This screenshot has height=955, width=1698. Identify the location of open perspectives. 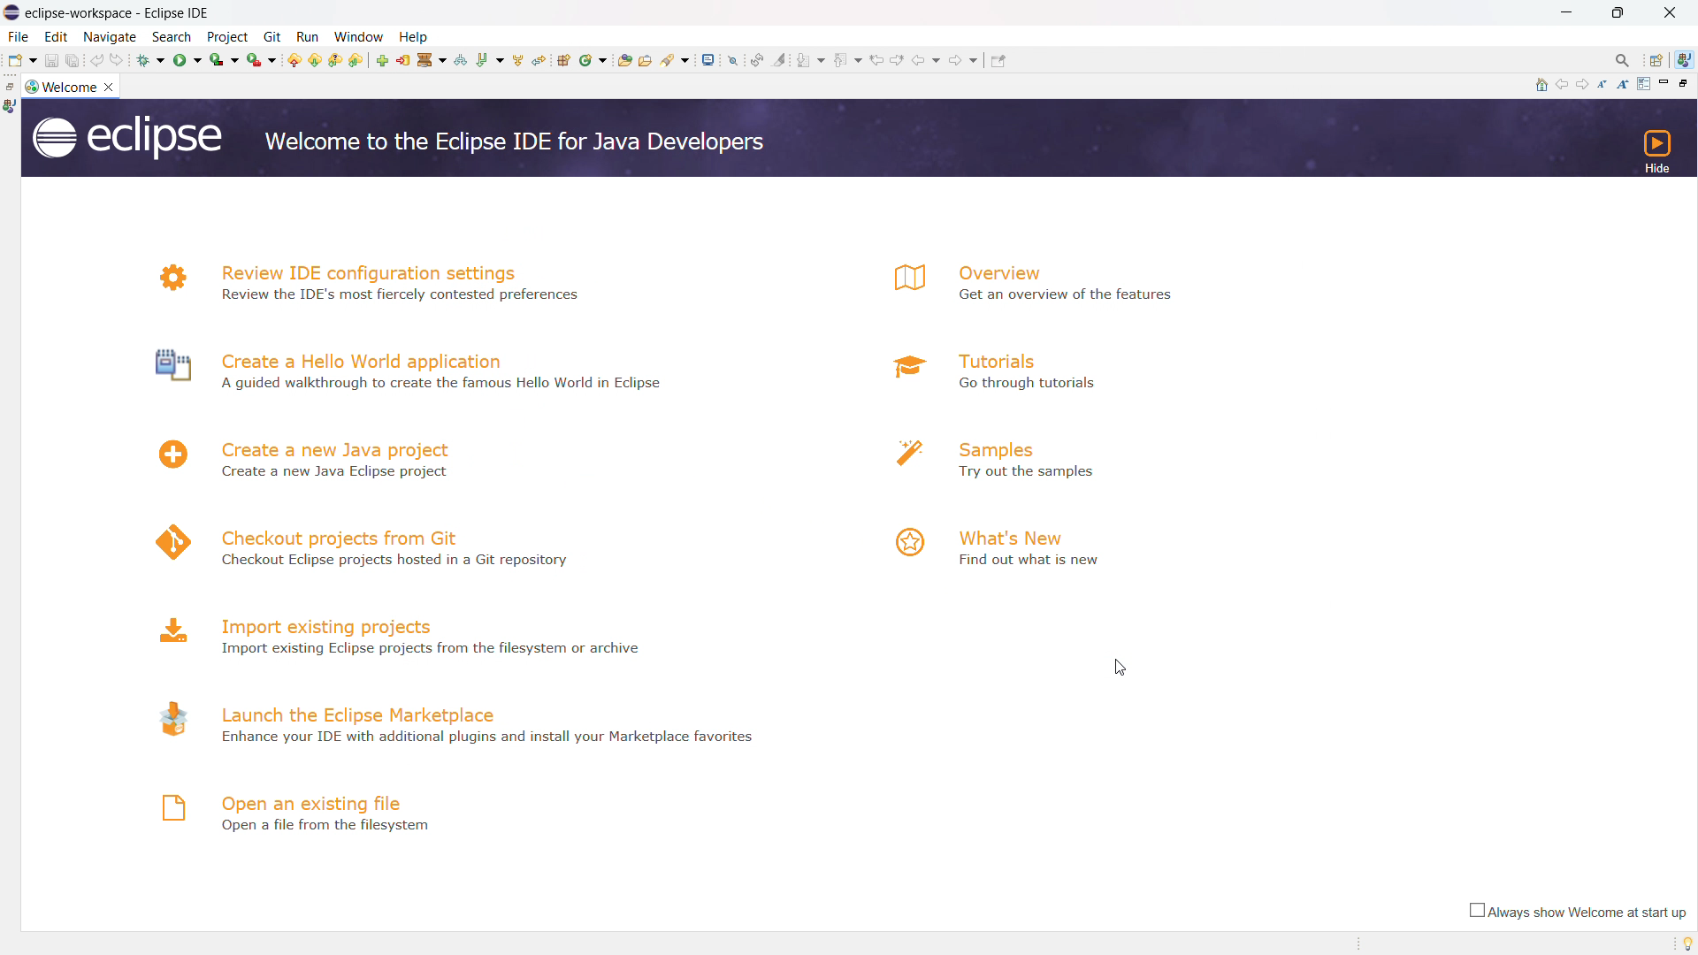
(1656, 60).